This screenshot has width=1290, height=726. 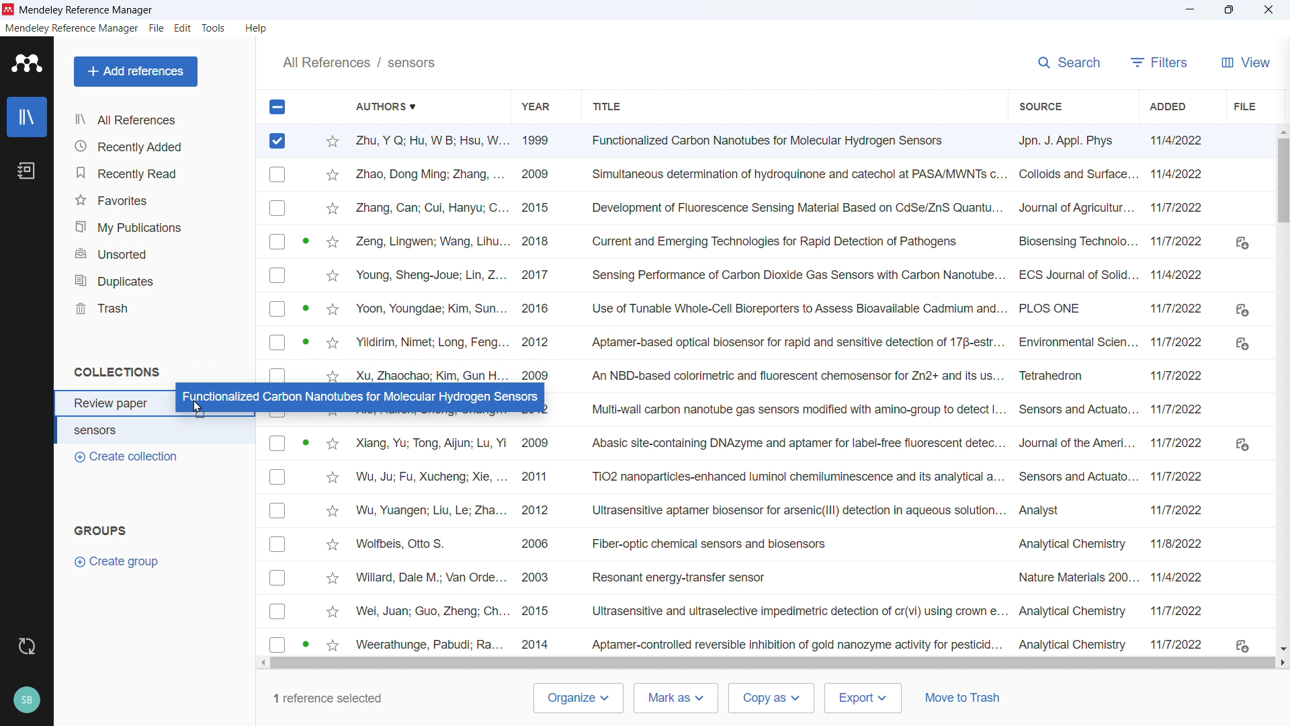 I want to click on file , so click(x=1243, y=106).